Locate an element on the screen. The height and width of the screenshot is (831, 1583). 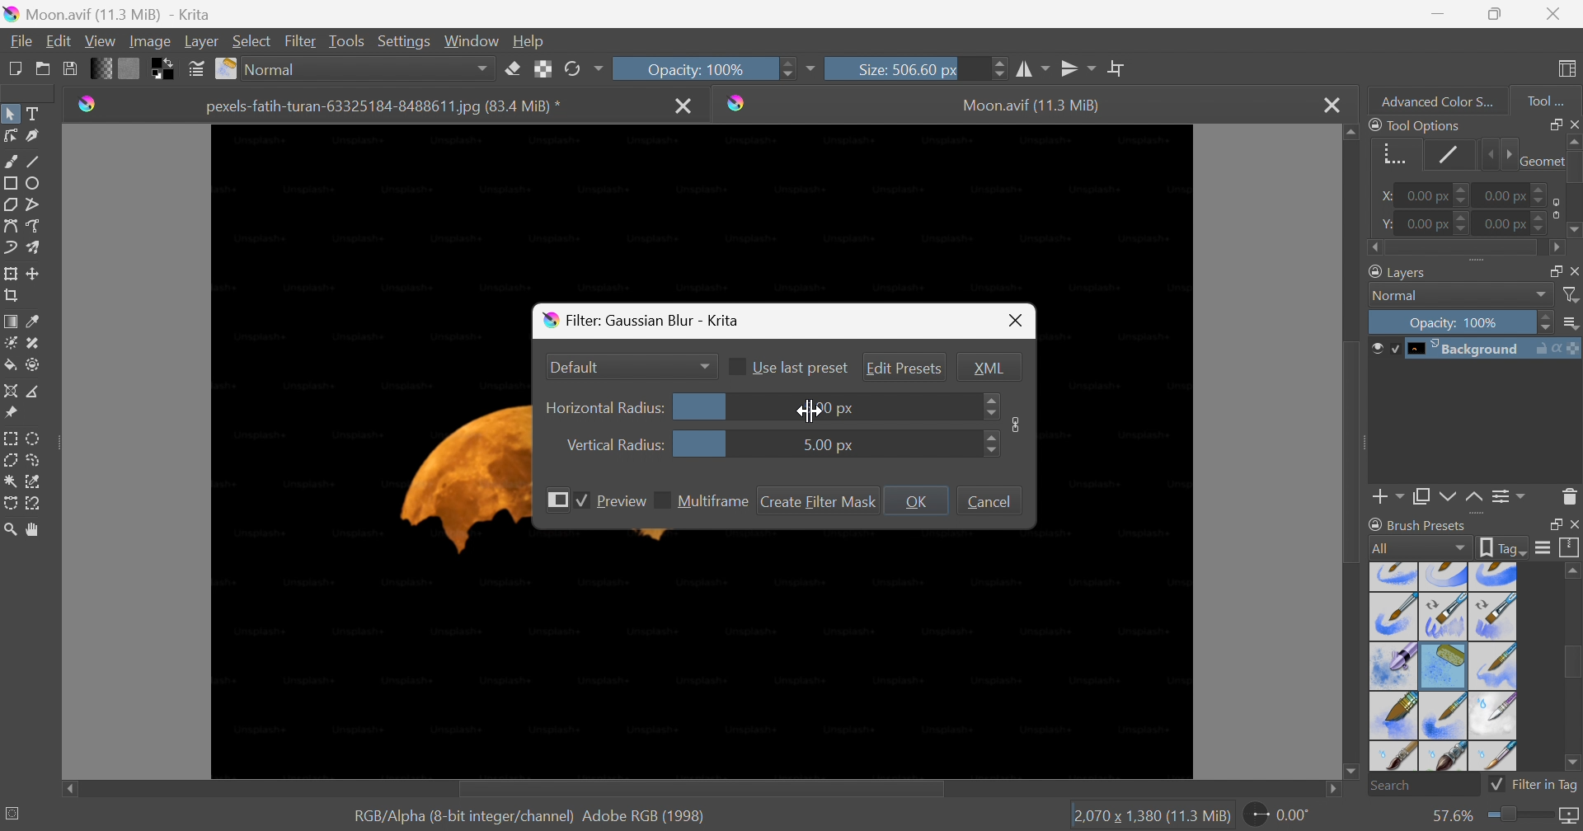
Image is located at coordinates (1017, 423).